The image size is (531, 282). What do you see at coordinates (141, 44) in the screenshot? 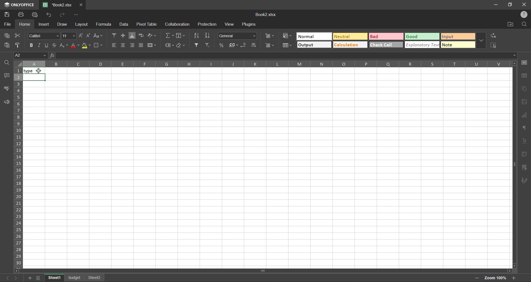
I see `justified` at bounding box center [141, 44].